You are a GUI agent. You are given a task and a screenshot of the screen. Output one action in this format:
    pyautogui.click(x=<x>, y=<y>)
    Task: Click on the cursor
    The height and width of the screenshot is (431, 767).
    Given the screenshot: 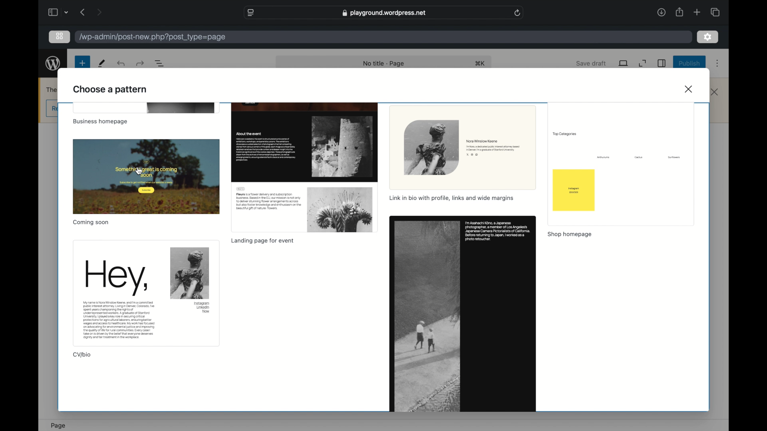 What is the action you would take?
    pyautogui.click(x=139, y=171)
    